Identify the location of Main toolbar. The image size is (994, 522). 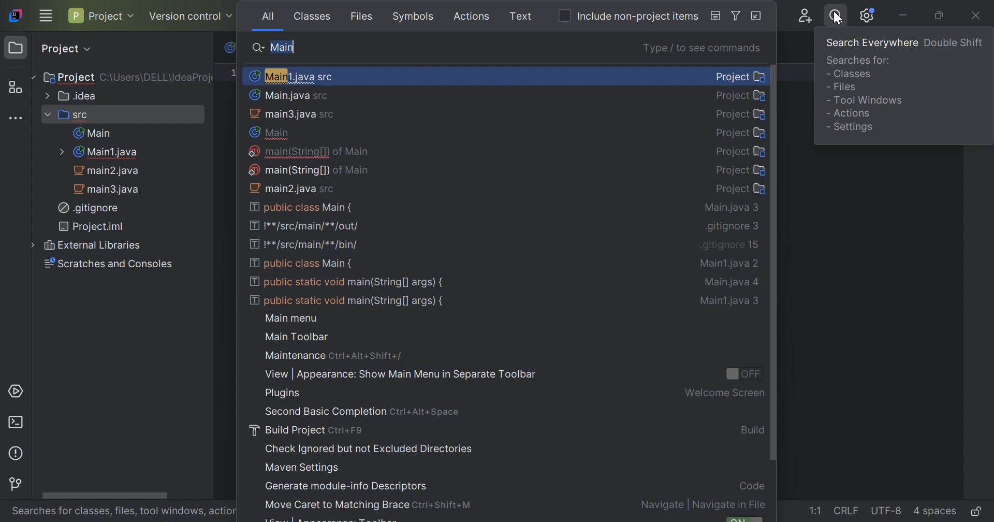
(297, 337).